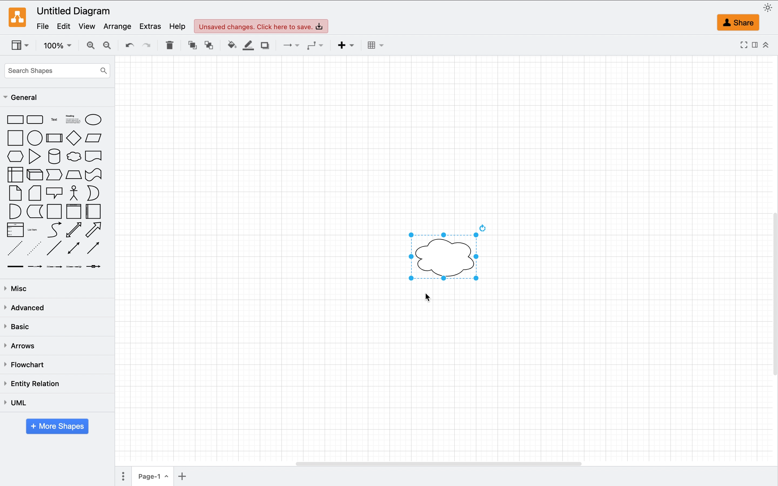  Describe the element at coordinates (445, 257) in the screenshot. I see `cloud shape added` at that location.